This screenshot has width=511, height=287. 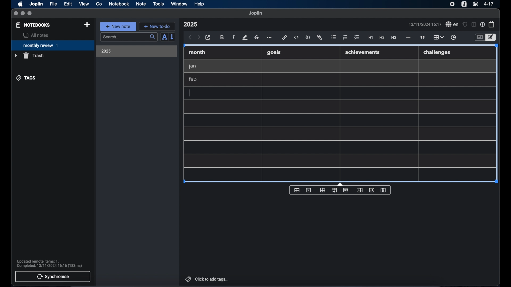 I want to click on bold, so click(x=222, y=37).